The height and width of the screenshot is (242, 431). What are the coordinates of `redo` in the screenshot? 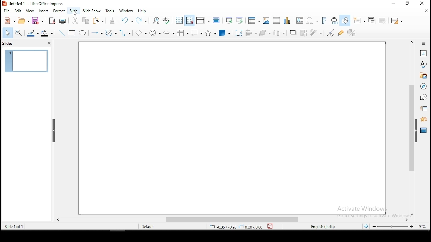 It's located at (142, 21).